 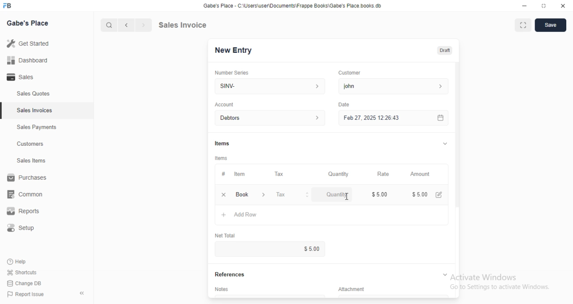 What do you see at coordinates (235, 72) in the screenshot?
I see `Number Series` at bounding box center [235, 72].